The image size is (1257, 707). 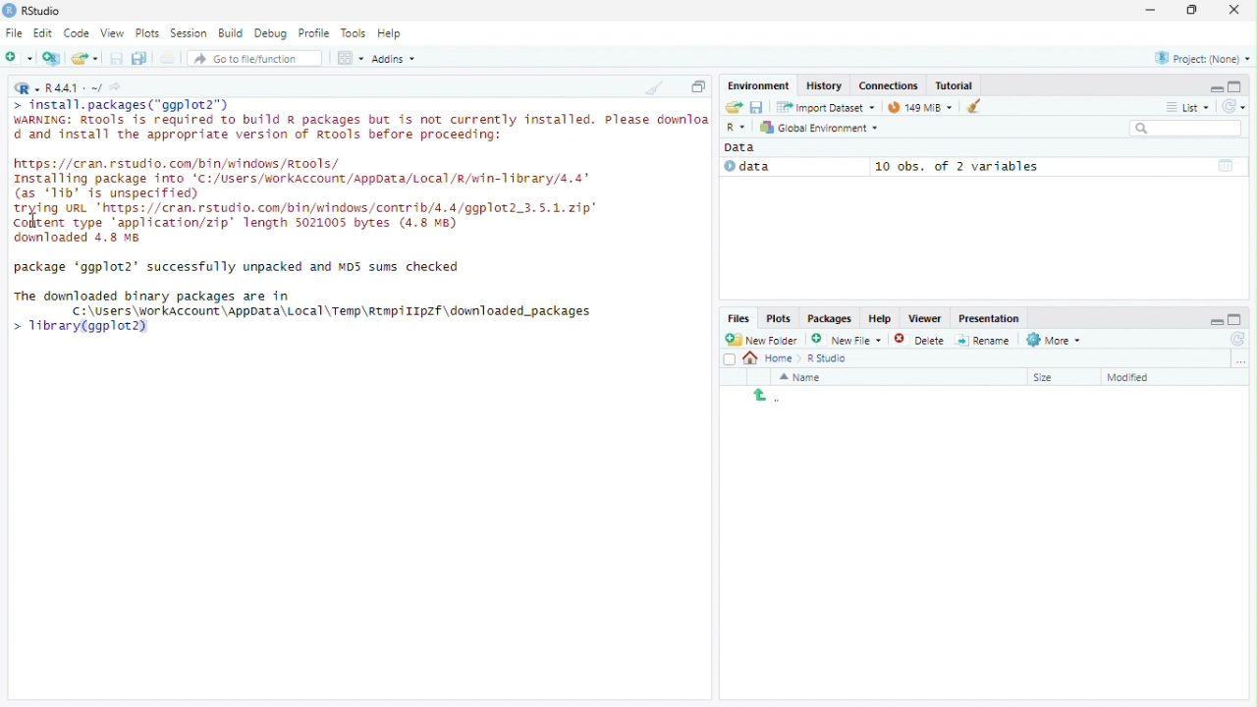 I want to click on Search, so click(x=1187, y=129).